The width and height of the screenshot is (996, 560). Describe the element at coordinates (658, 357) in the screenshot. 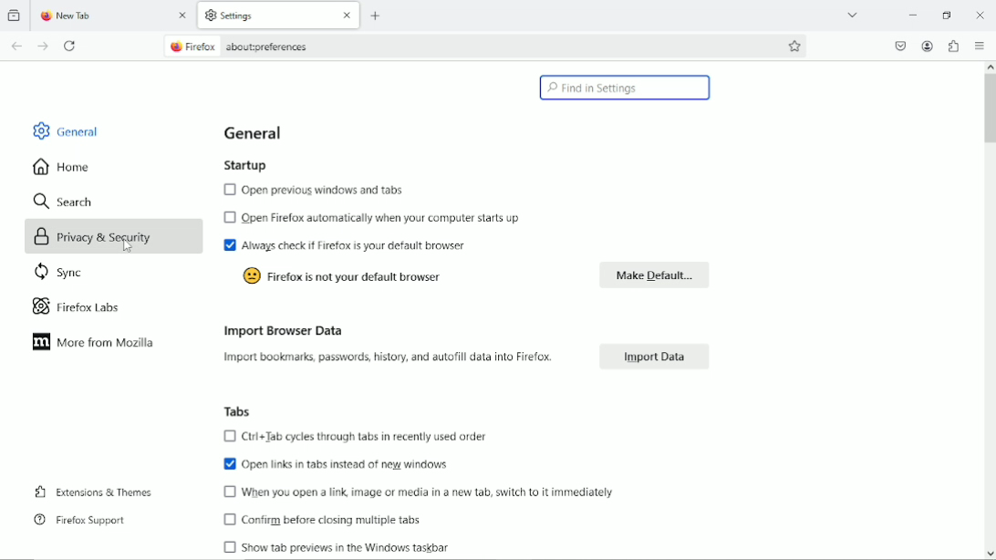

I see `import data` at that location.